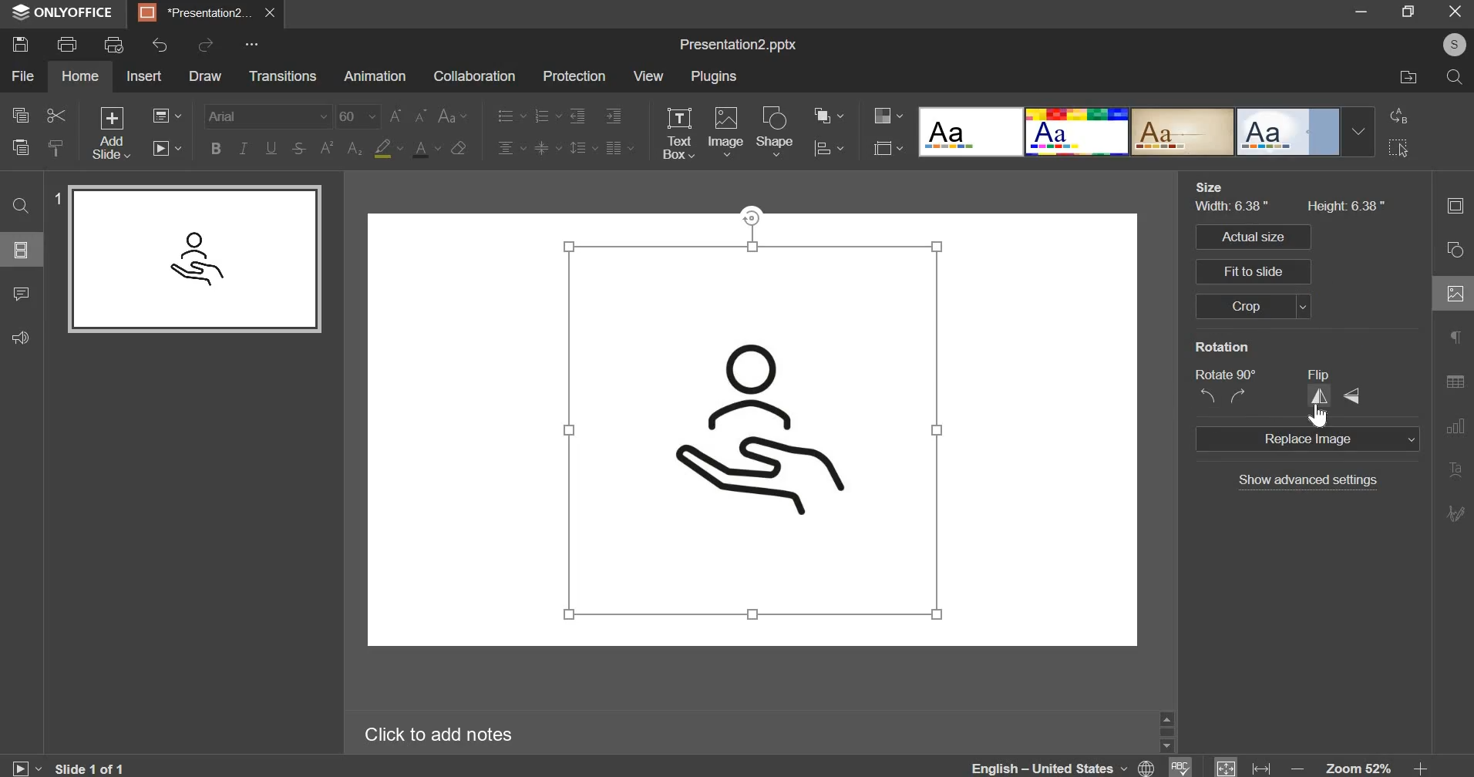 Image resolution: width=1474 pixels, height=777 pixels. Describe the element at coordinates (1407, 10) in the screenshot. I see `maximize` at that location.